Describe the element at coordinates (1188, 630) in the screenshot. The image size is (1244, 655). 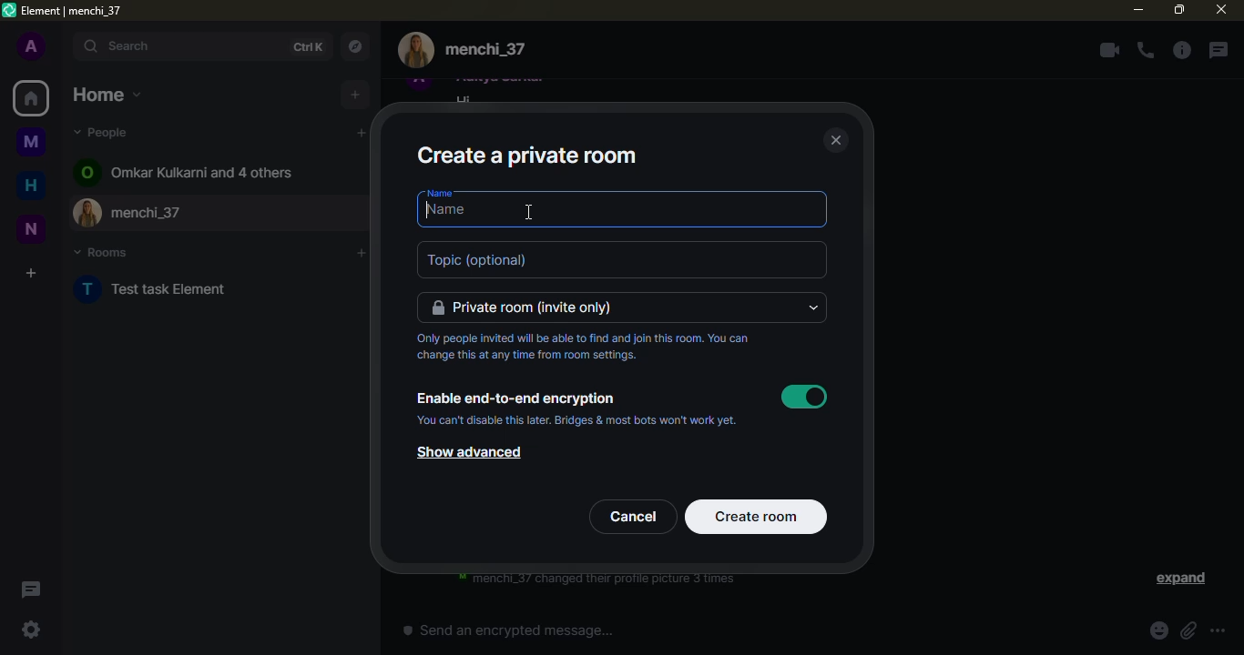
I see `attach file` at that location.